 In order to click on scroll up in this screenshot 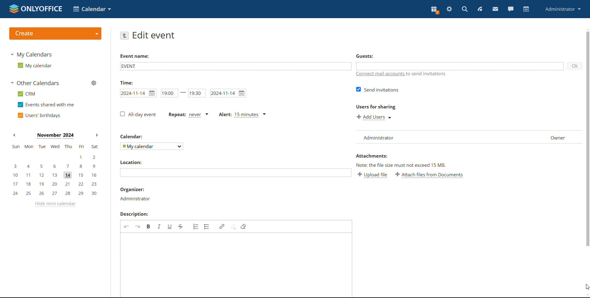, I will do `click(586, 29)`.